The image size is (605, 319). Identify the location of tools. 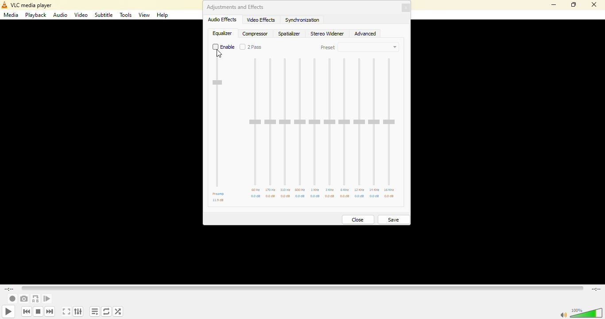
(126, 15).